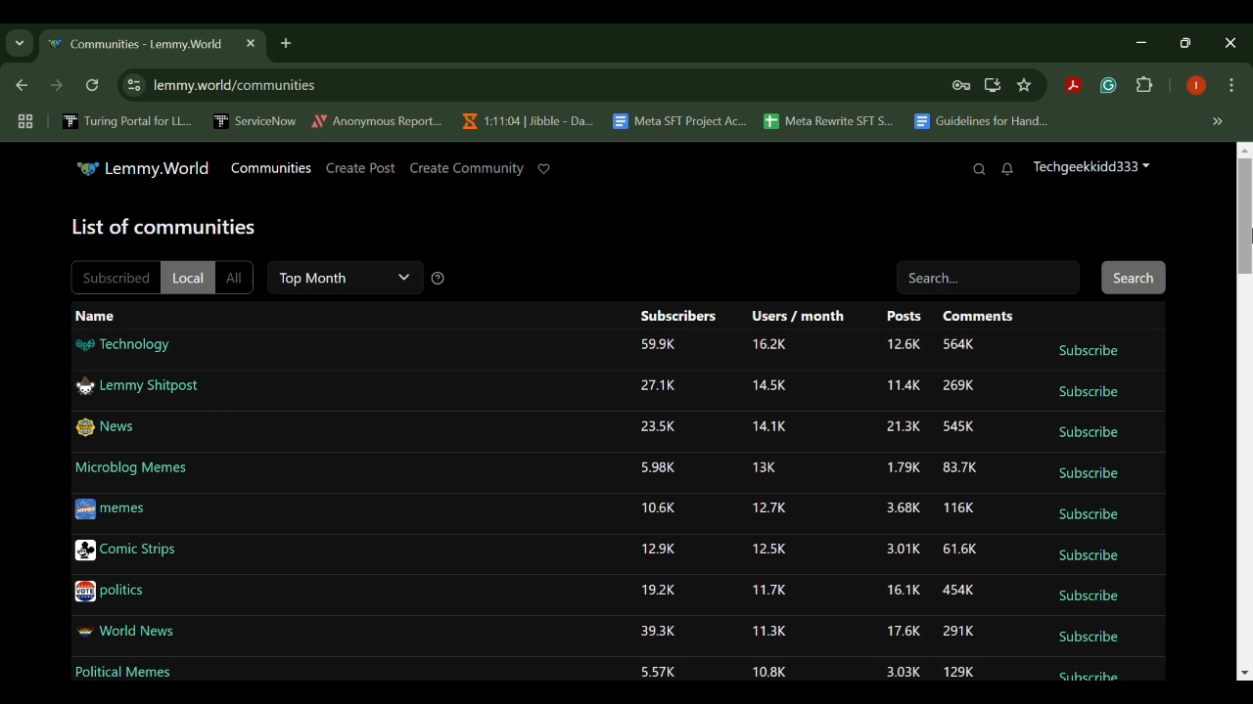  Describe the element at coordinates (661, 507) in the screenshot. I see `10.6K` at that location.